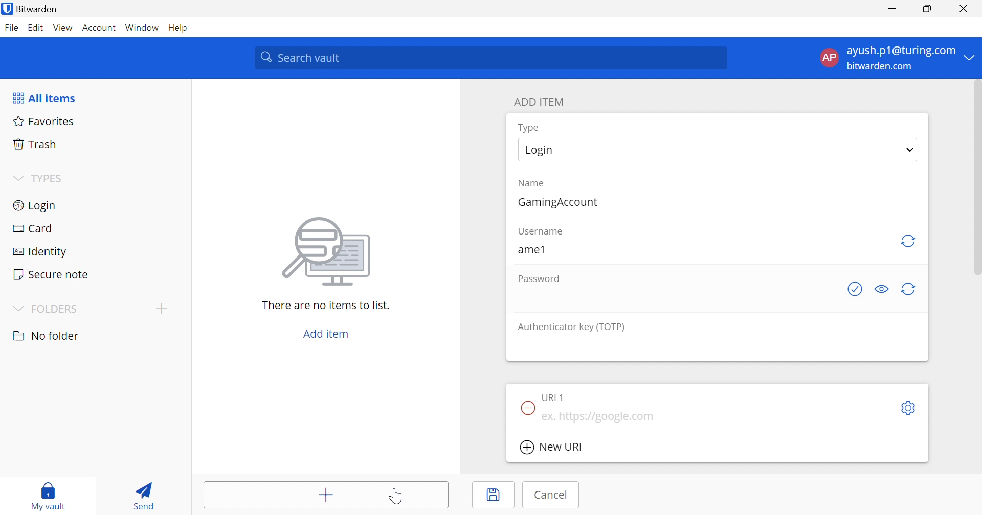 The image size is (982, 515). What do you see at coordinates (561, 203) in the screenshot?
I see `GamingAccount` at bounding box center [561, 203].